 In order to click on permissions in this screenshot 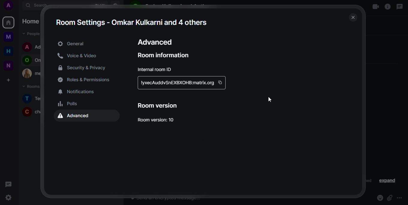, I will do `click(86, 79)`.